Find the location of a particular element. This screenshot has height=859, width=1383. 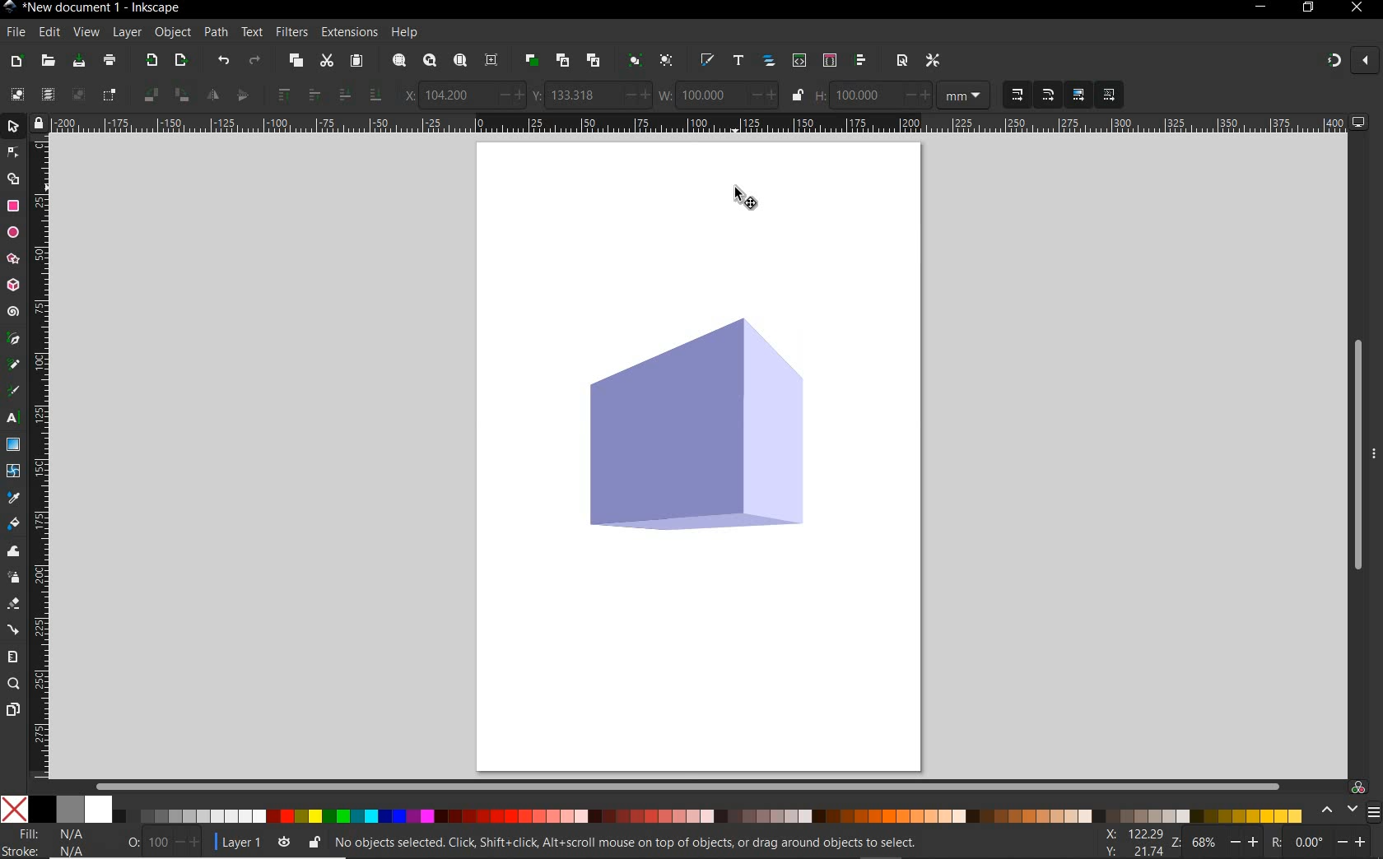

ruler is located at coordinates (698, 123).